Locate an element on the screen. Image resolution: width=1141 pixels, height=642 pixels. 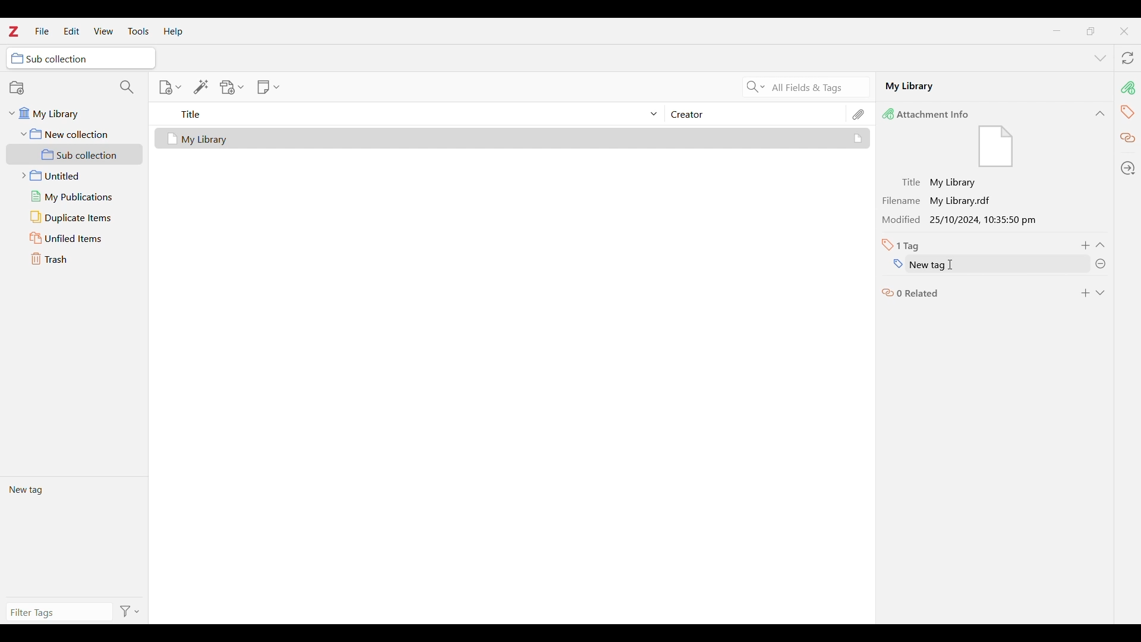
Duplicate items folder is located at coordinates (75, 218).